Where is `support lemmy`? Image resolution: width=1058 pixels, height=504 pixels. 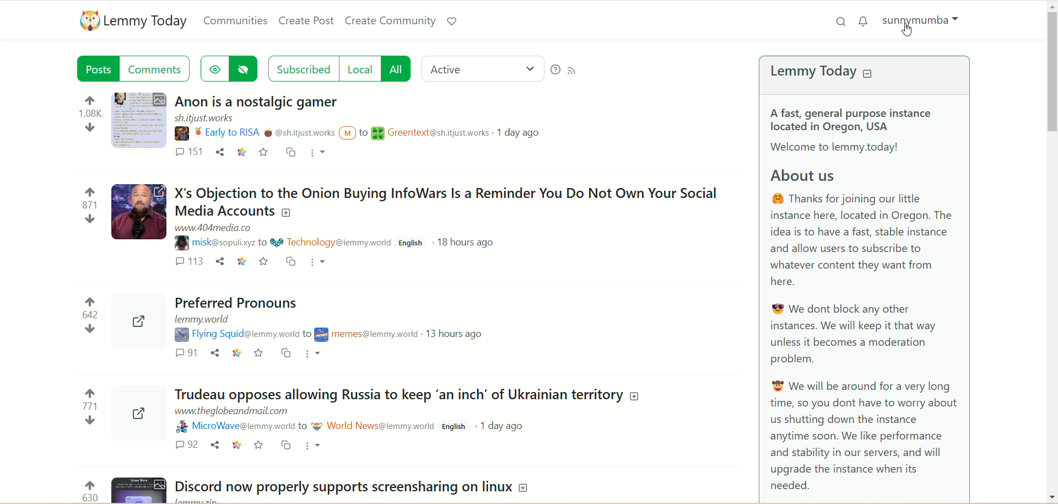 support lemmy is located at coordinates (452, 19).